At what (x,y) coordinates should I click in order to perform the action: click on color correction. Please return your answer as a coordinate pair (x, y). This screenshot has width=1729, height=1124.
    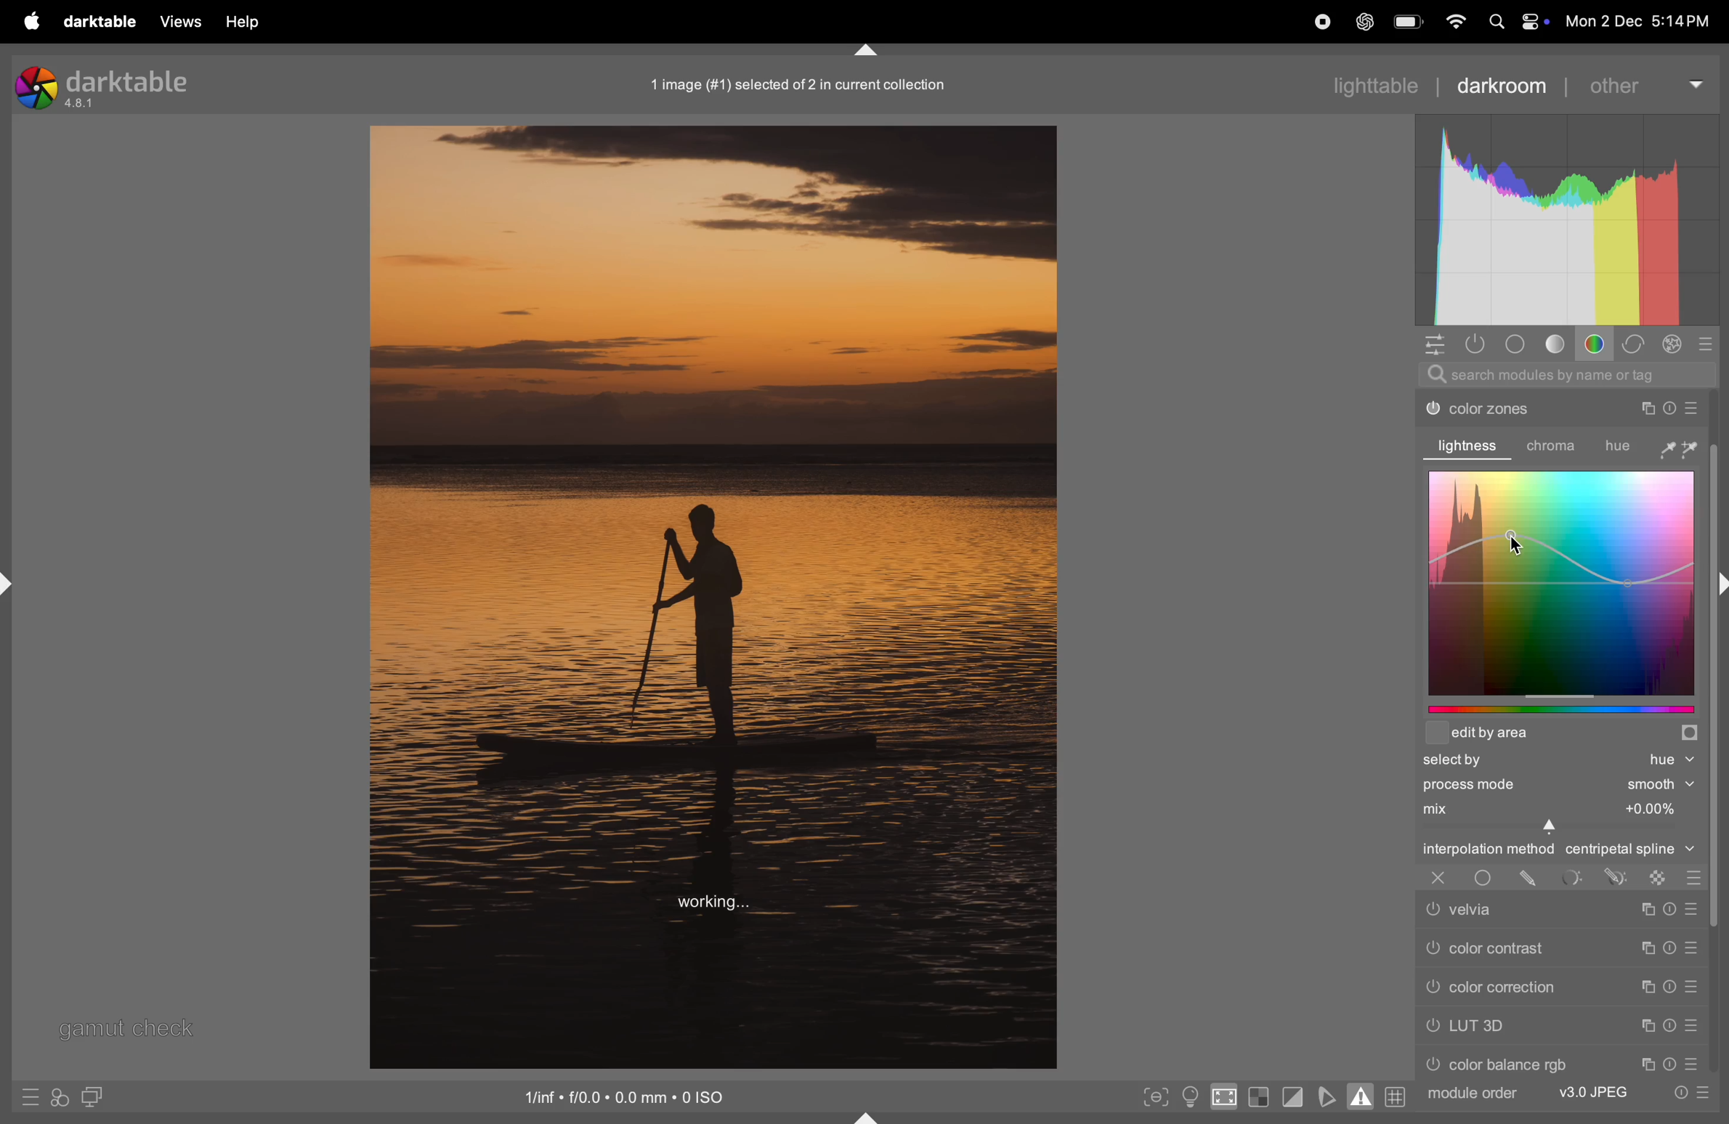
    Looking at the image, I should click on (1516, 987).